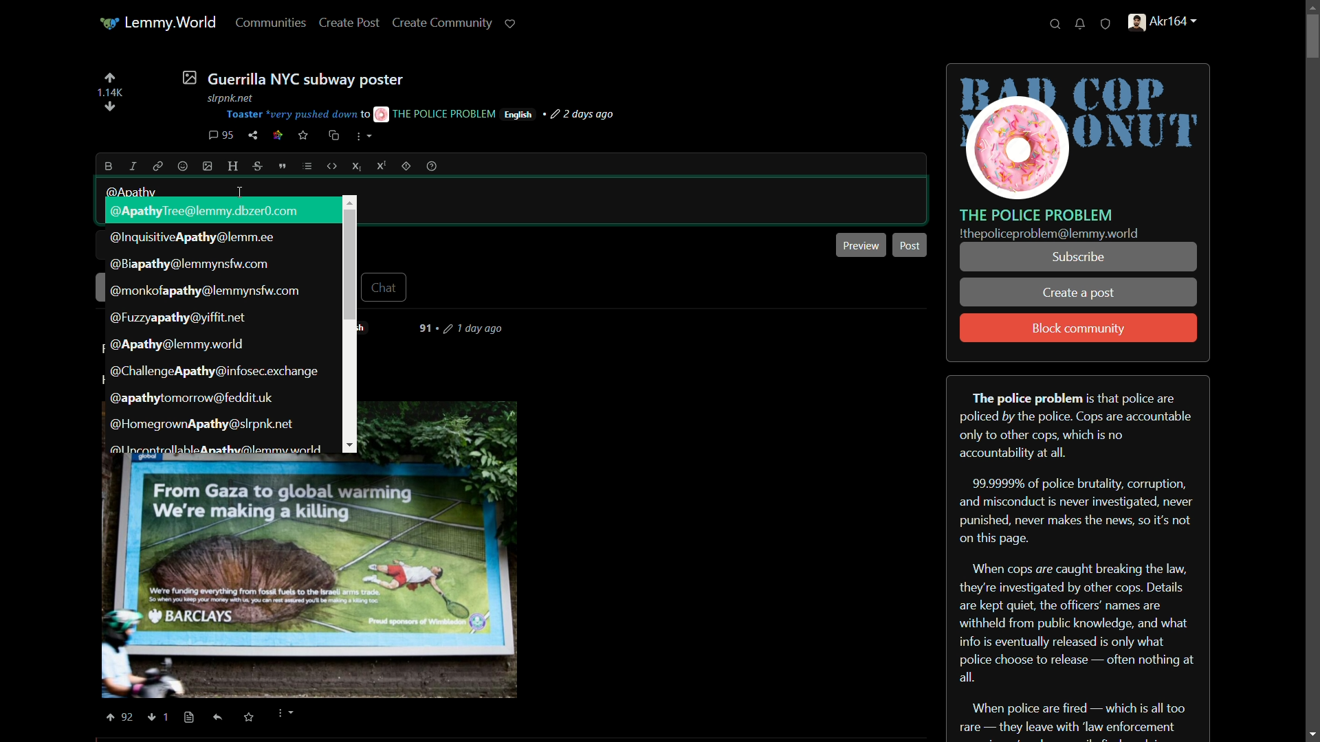 The width and height of the screenshot is (1320, 742). Describe the element at coordinates (247, 718) in the screenshot. I see `saved` at that location.